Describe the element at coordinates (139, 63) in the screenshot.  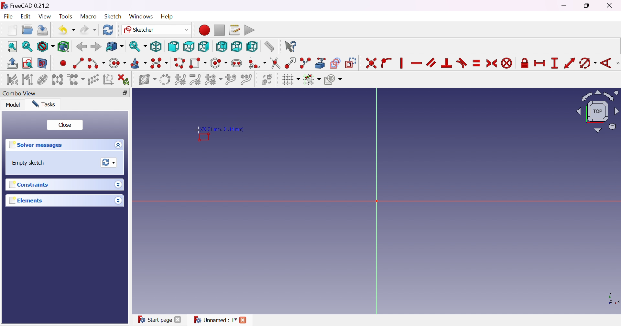
I see `Create conic` at that location.